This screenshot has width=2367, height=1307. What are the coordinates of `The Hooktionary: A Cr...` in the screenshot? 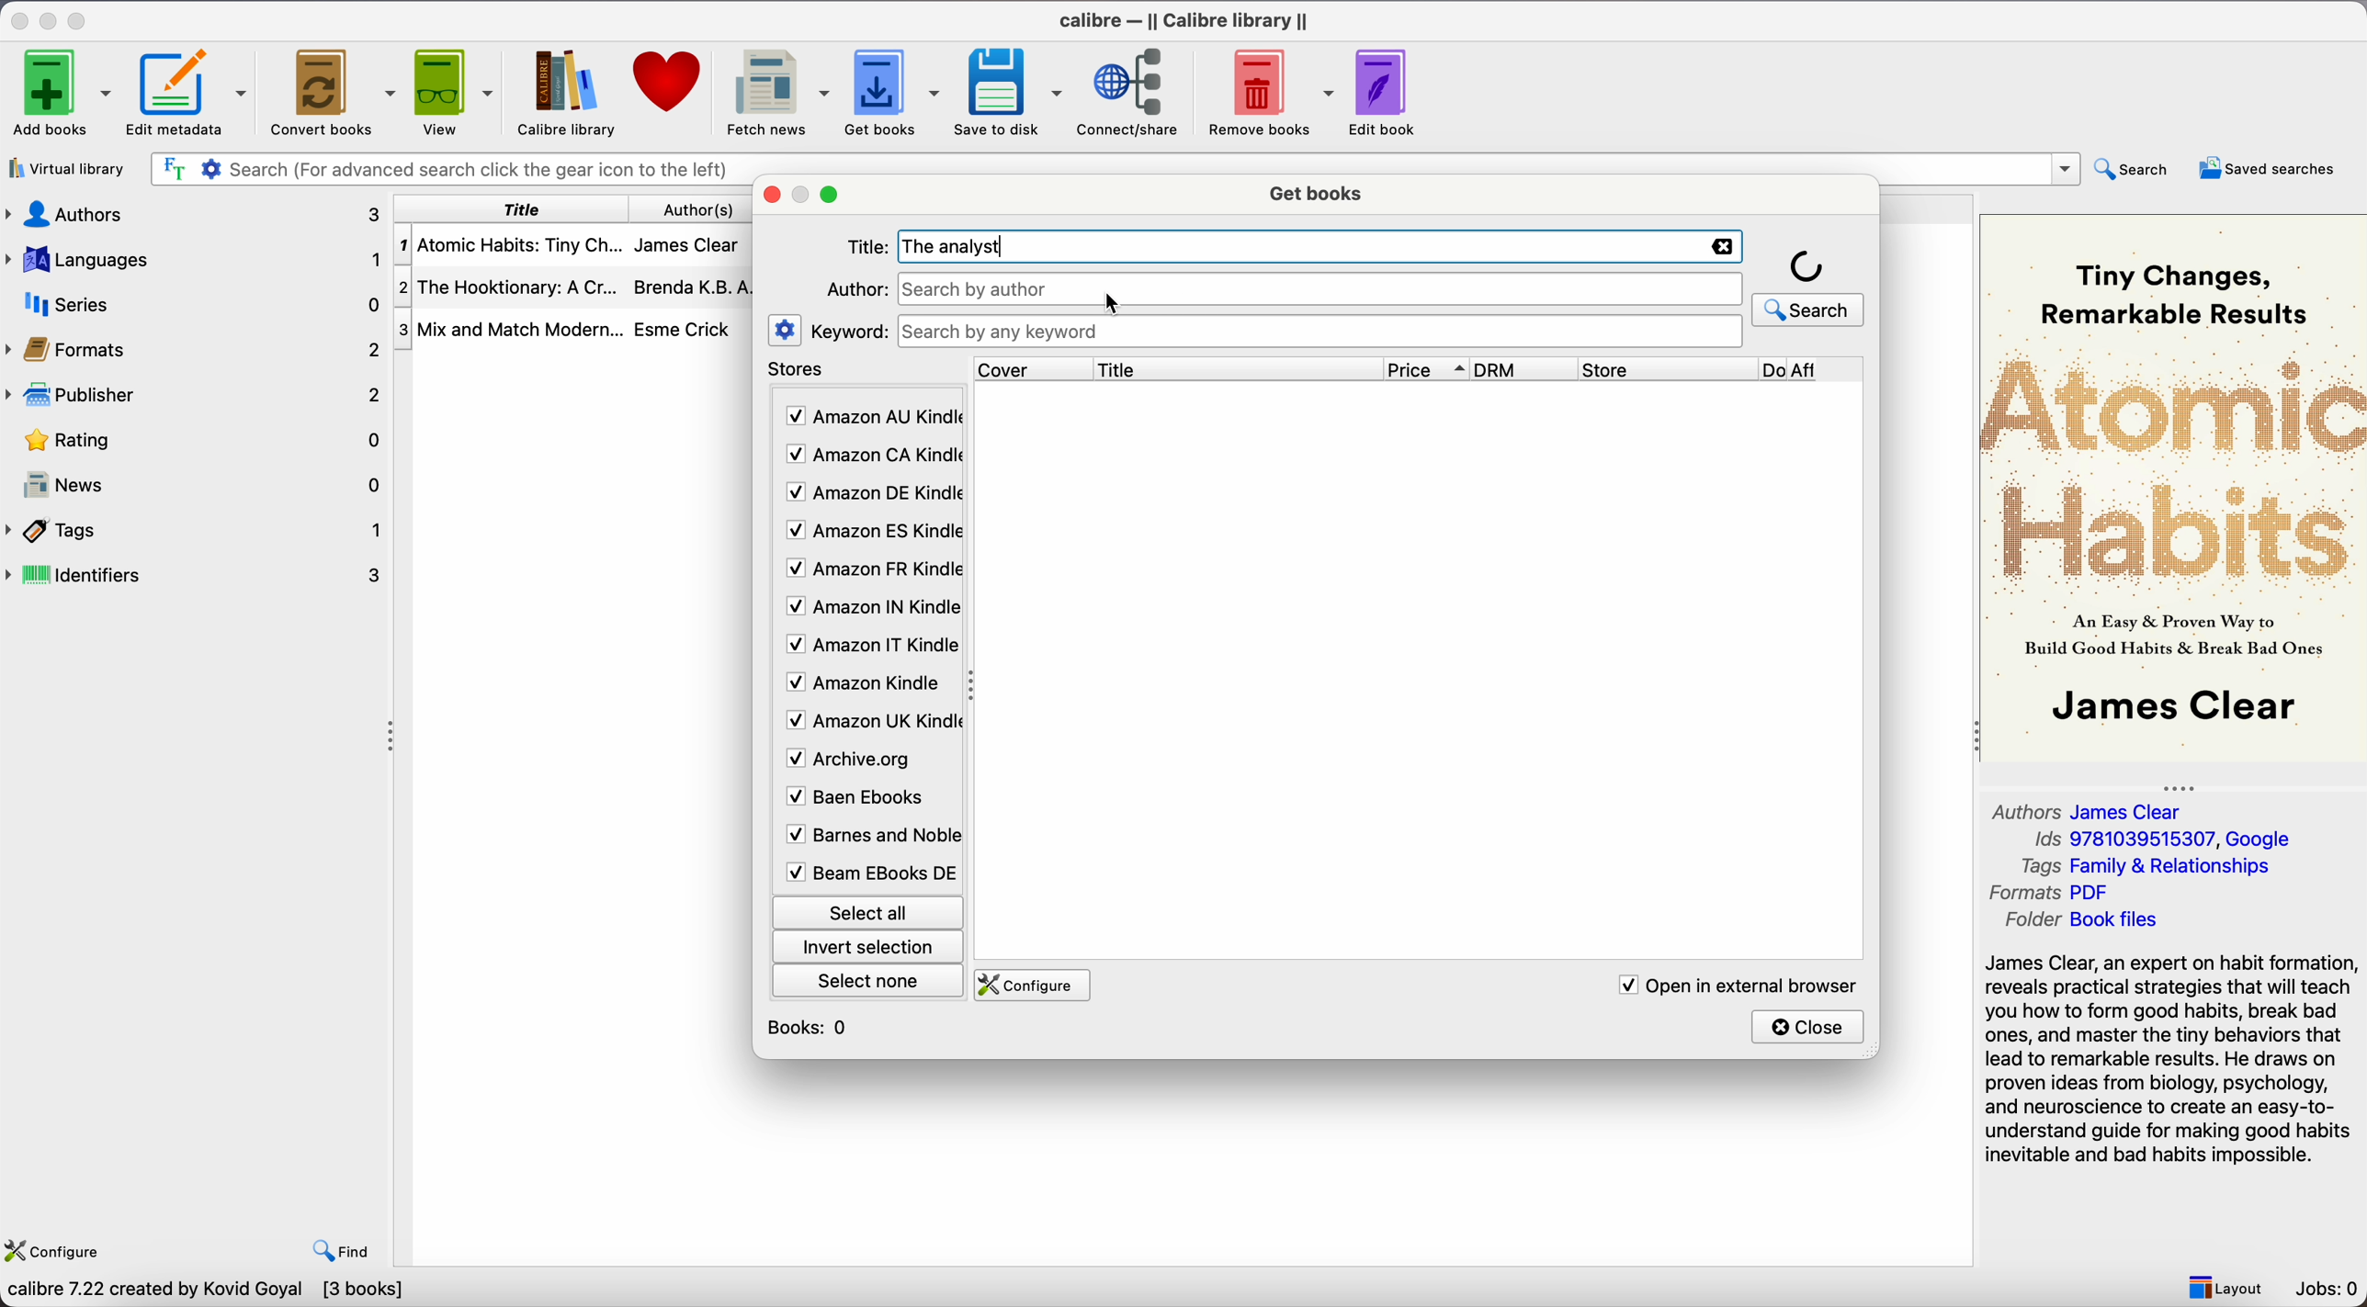 It's located at (515, 287).